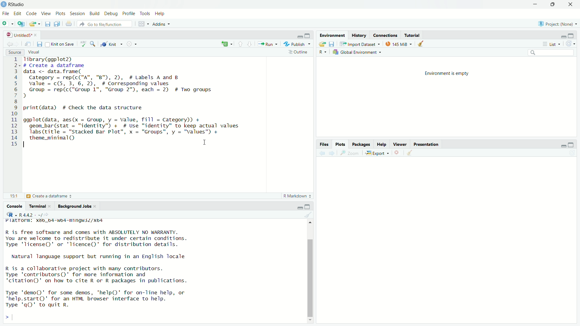  Describe the element at coordinates (320, 152) in the screenshot. I see `Go back to the previous source location (Ctrl + F9)` at that location.